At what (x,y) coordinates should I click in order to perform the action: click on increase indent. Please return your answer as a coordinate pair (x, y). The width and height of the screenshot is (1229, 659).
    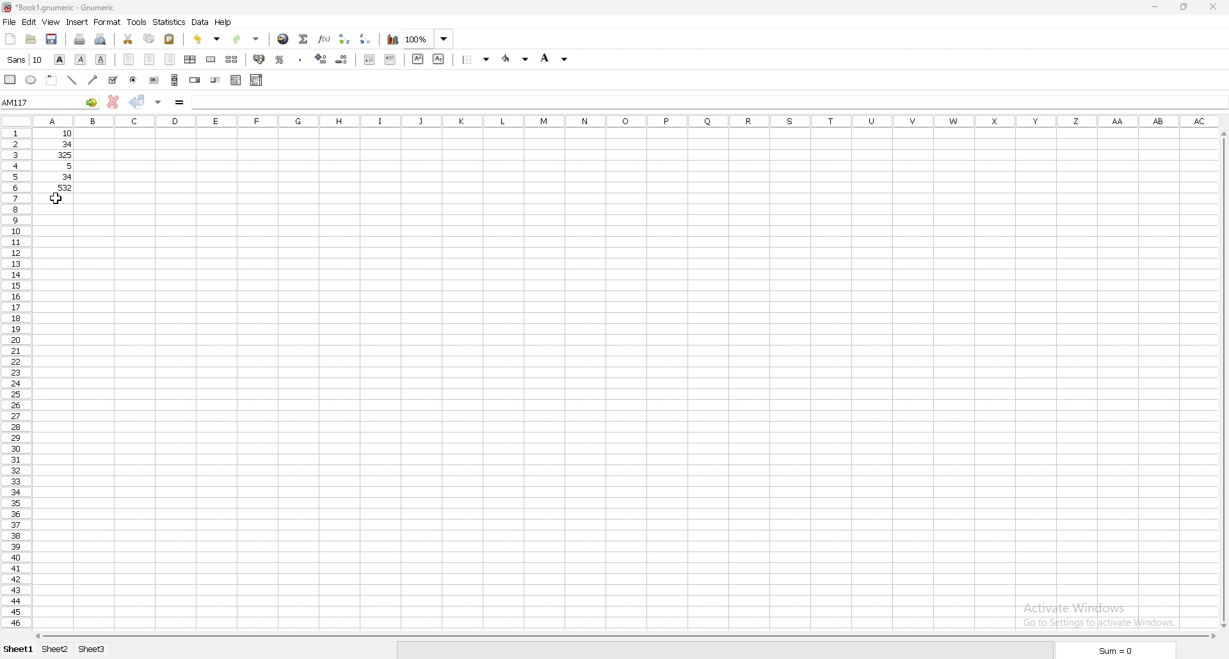
    Looking at the image, I should click on (389, 59).